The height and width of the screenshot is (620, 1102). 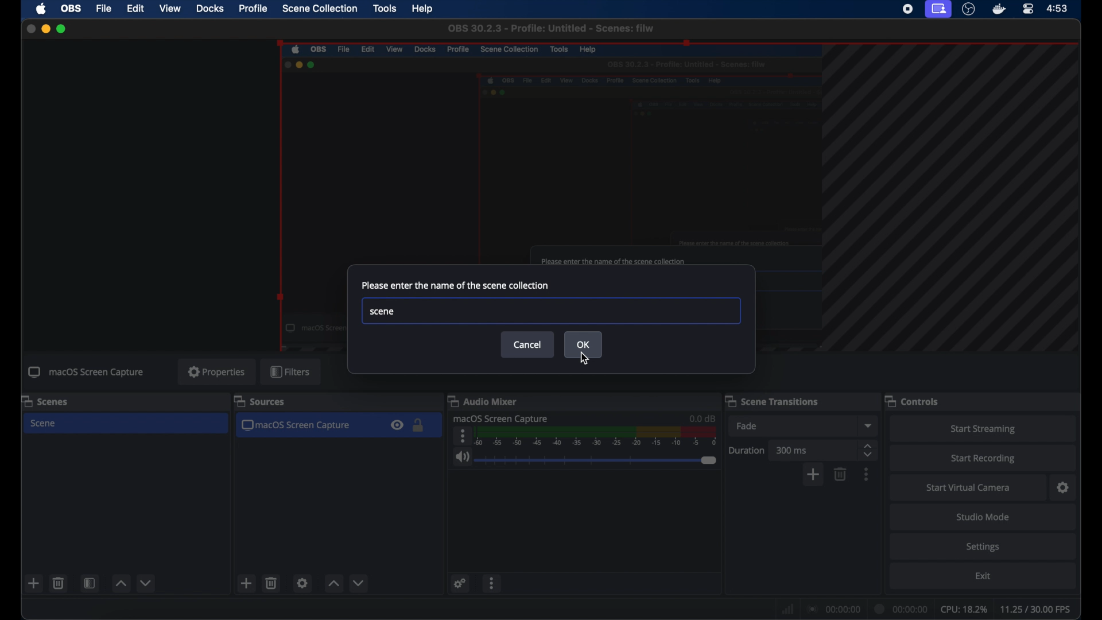 I want to click on ok, so click(x=584, y=344).